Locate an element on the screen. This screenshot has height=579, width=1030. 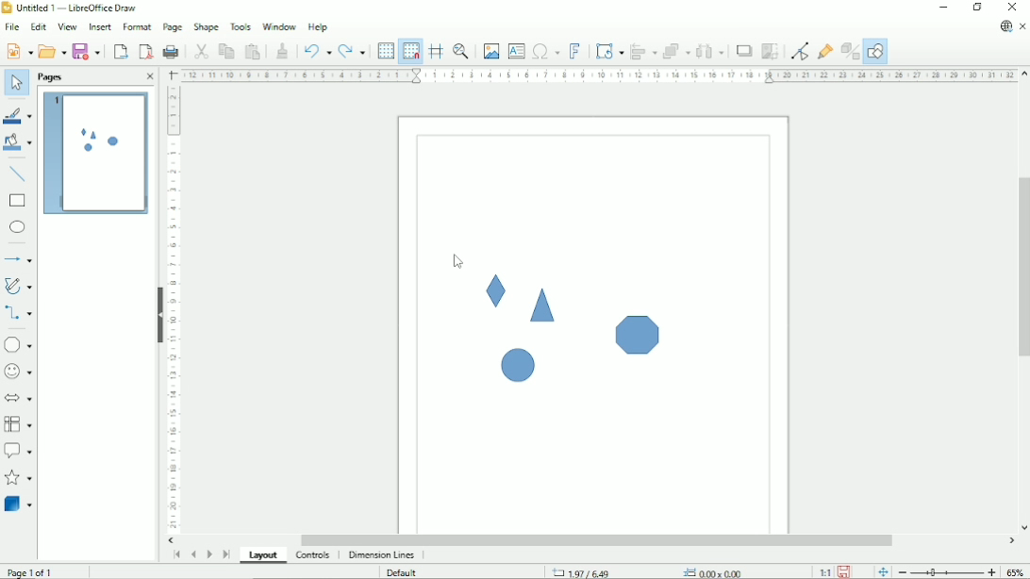
Shape is located at coordinates (637, 335).